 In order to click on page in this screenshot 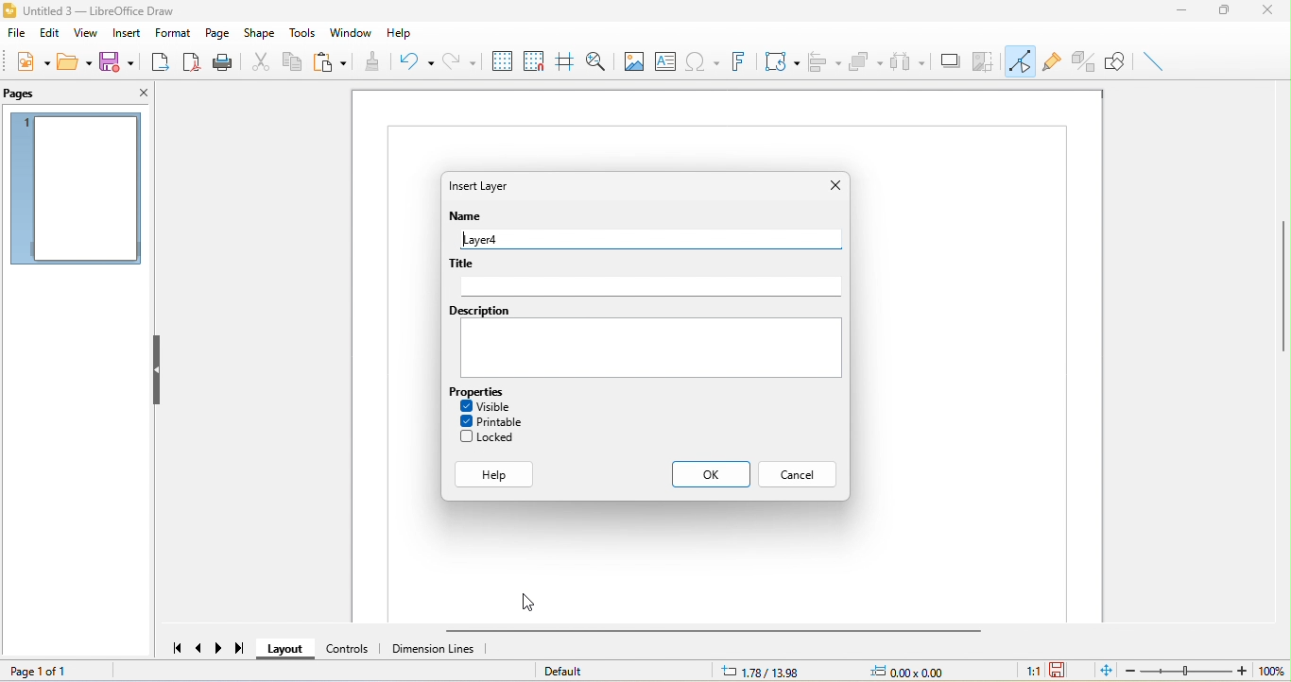, I will do `click(216, 33)`.